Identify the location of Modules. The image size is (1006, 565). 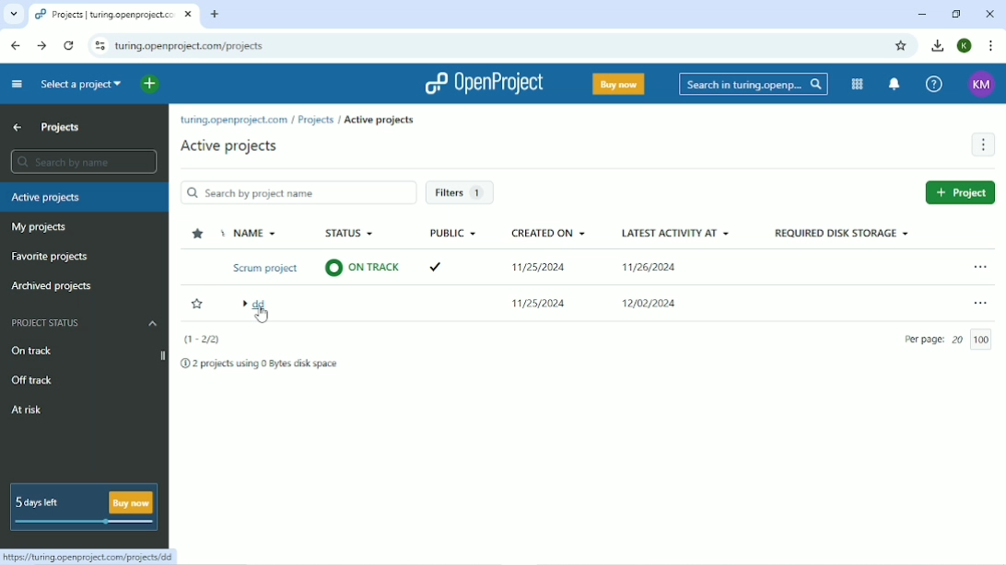
(857, 84).